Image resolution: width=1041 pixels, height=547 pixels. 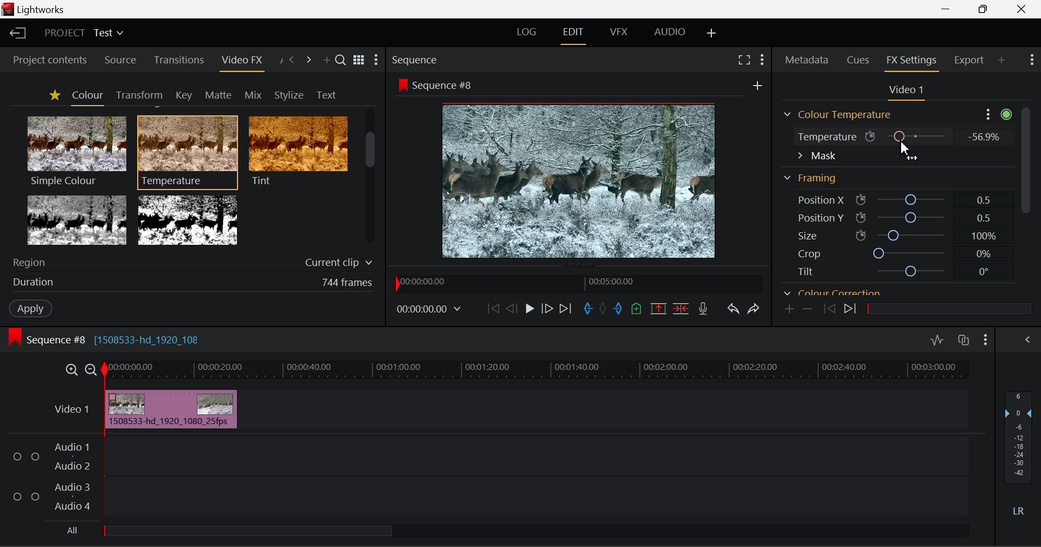 I want to click on crop, so click(x=911, y=252).